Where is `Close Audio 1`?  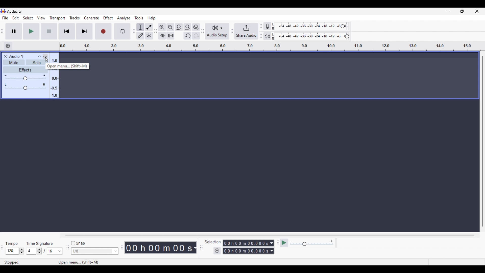 Close Audio 1 is located at coordinates (6, 56).